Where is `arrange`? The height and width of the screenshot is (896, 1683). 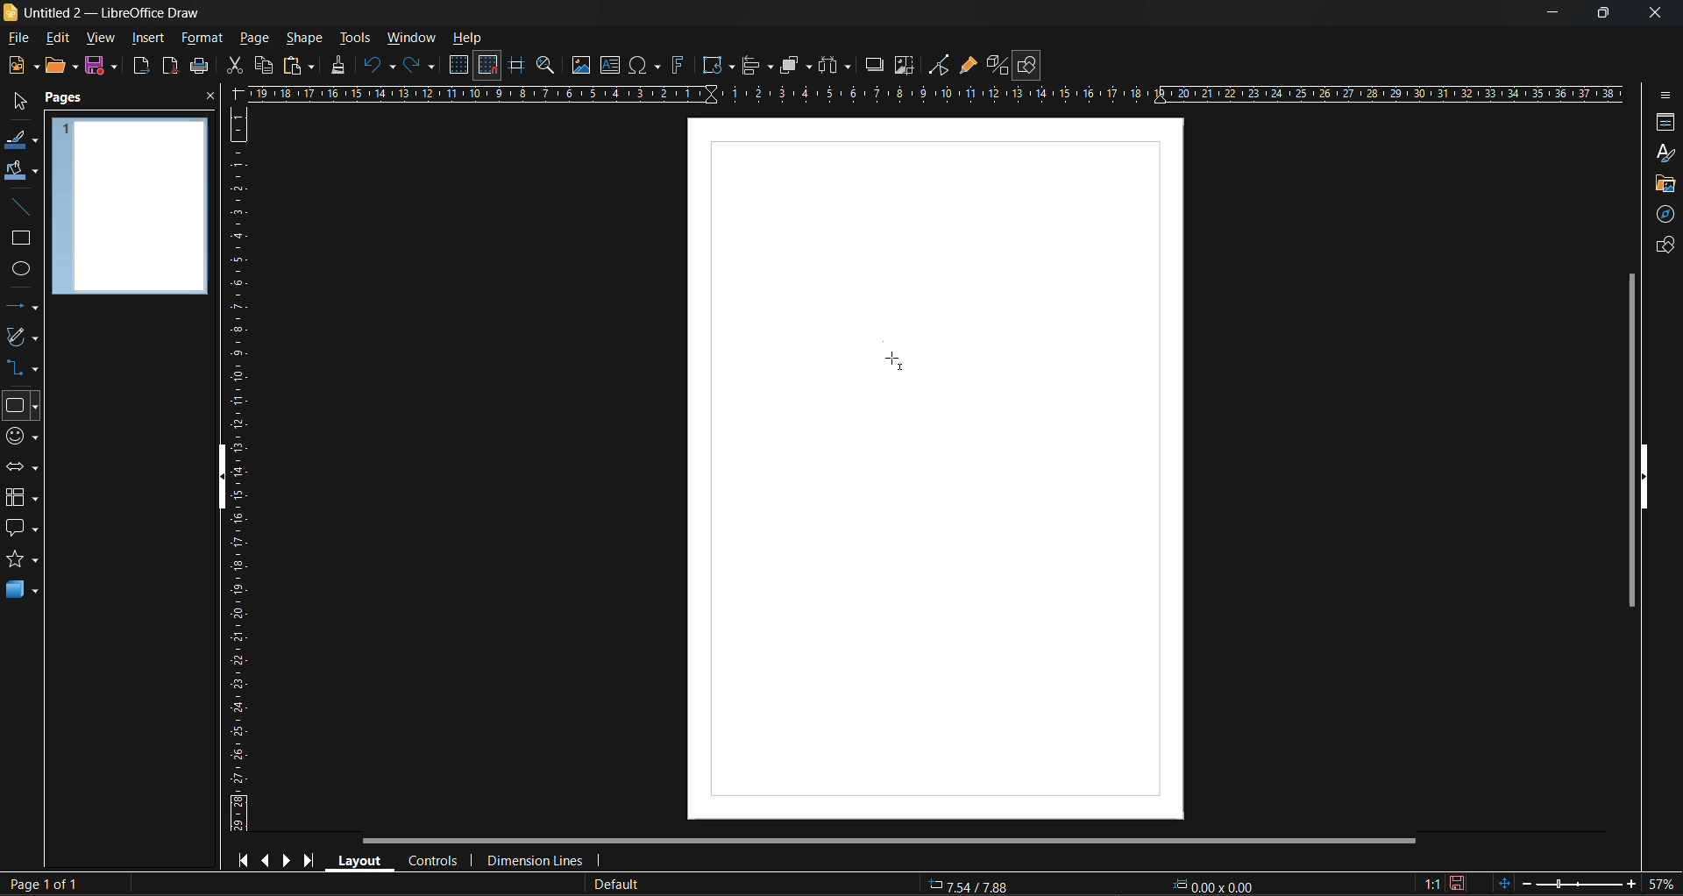
arrange is located at coordinates (796, 65).